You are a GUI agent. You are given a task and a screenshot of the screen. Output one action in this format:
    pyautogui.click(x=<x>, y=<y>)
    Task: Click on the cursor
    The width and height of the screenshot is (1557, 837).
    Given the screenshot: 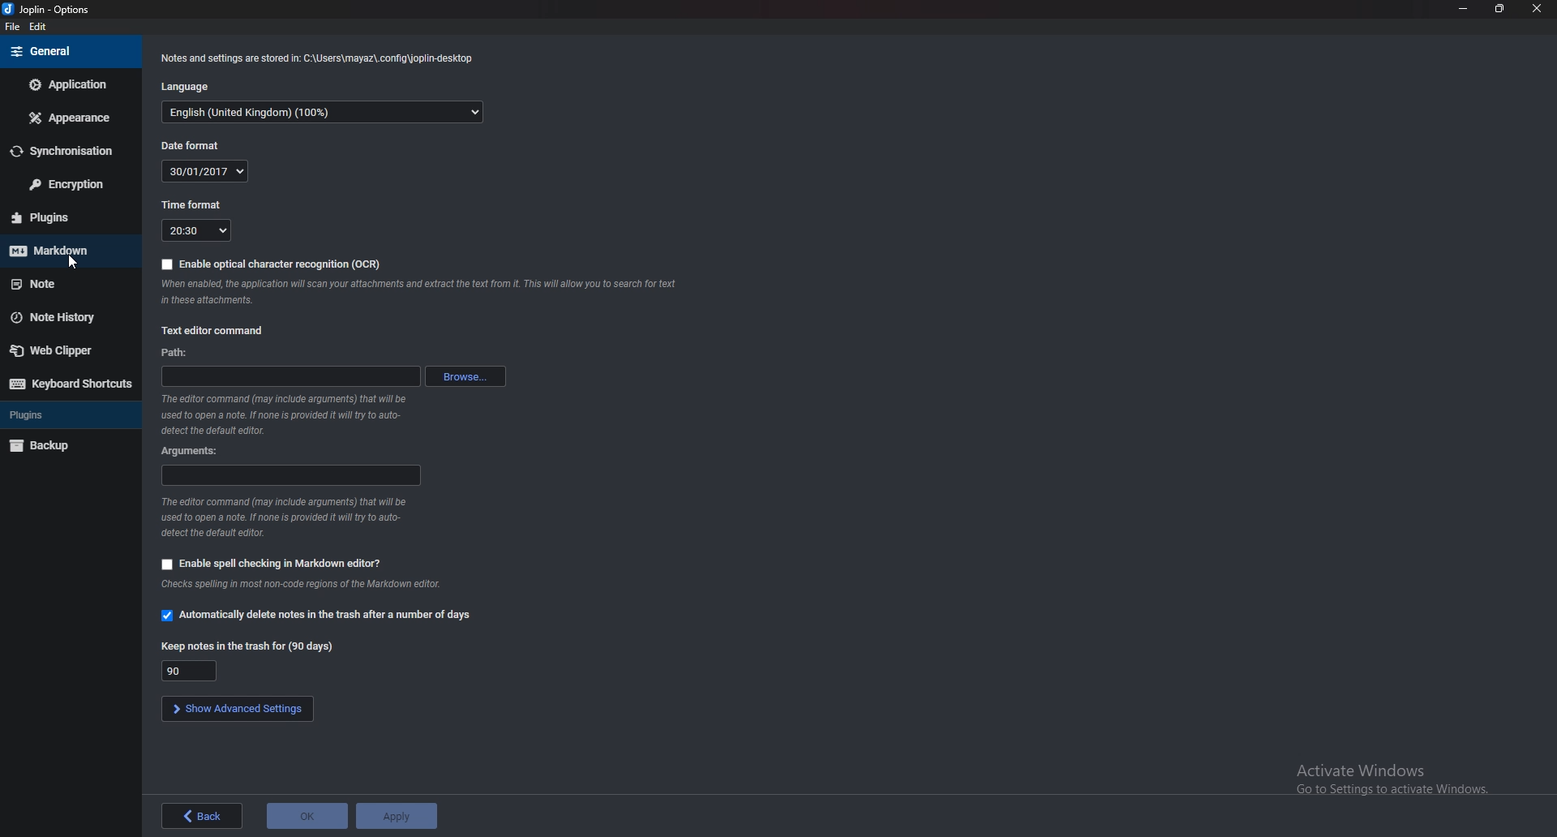 What is the action you would take?
    pyautogui.click(x=70, y=261)
    